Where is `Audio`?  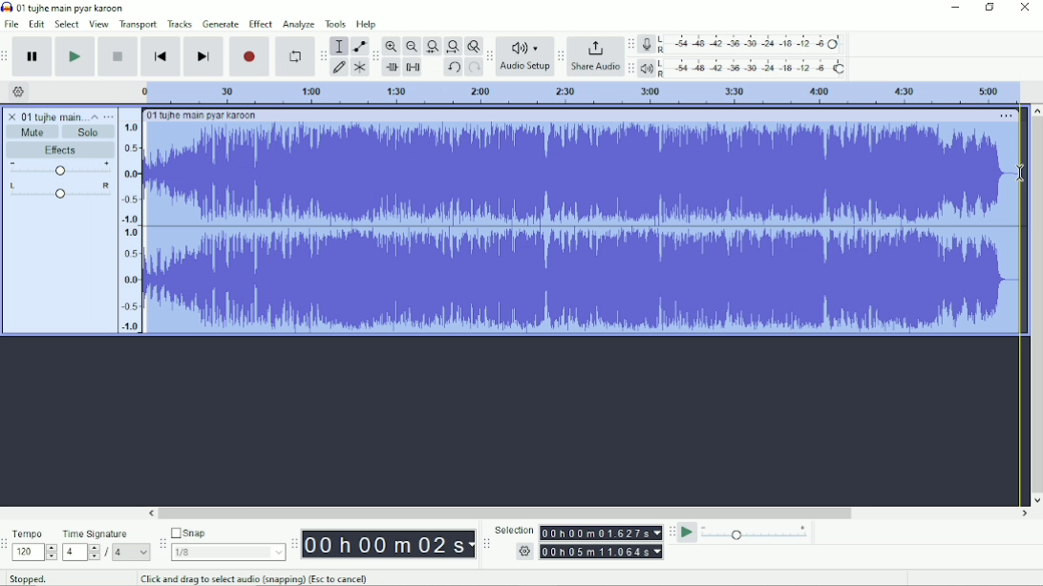
Audio is located at coordinates (585, 227).